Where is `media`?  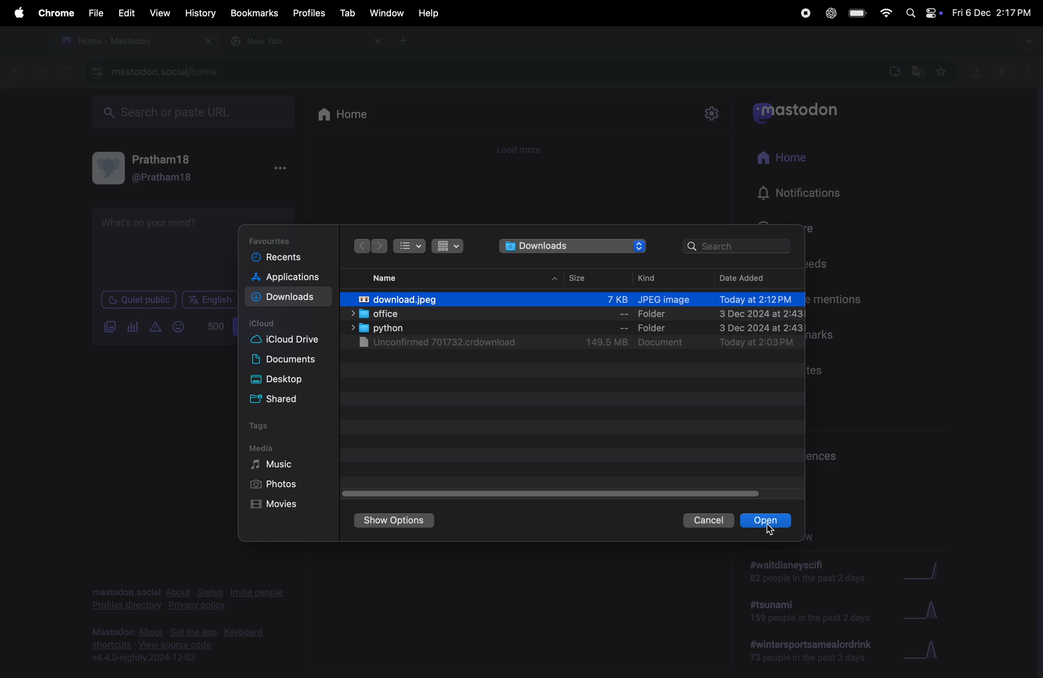 media is located at coordinates (263, 448).